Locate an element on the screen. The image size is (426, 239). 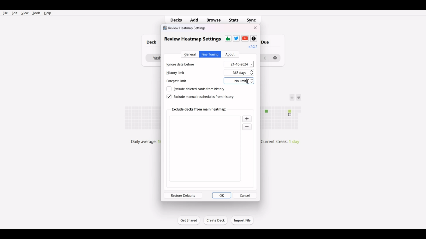
View is located at coordinates (25, 13).